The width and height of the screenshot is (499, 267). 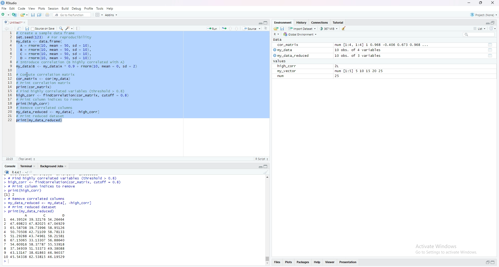 I want to click on Edit , so click(x=12, y=8).